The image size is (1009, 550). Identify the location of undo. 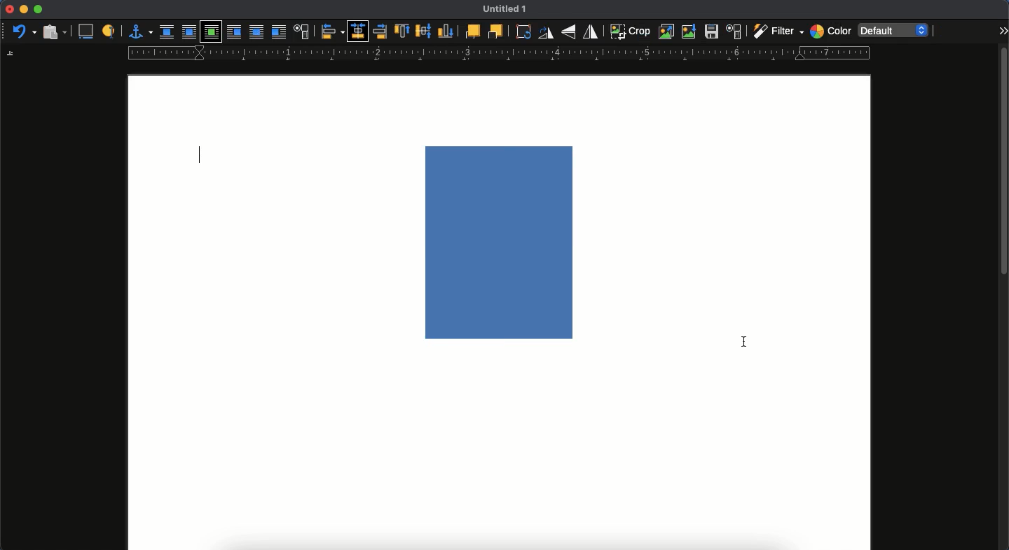
(23, 32).